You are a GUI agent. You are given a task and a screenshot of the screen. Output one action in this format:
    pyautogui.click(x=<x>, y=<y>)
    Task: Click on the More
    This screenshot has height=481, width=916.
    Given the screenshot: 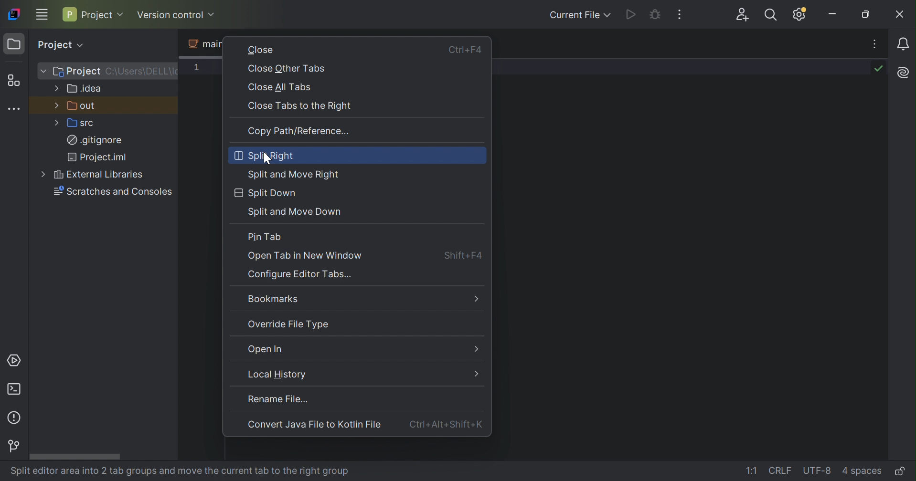 What is the action you would take?
    pyautogui.click(x=478, y=374)
    